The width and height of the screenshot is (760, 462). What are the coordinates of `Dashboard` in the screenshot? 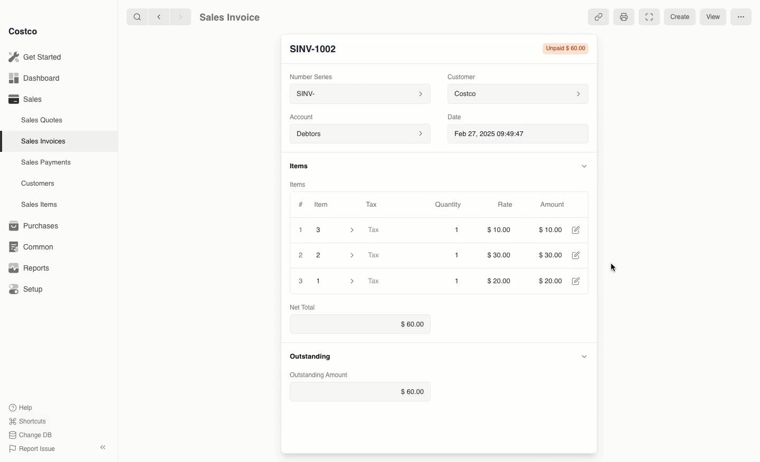 It's located at (37, 79).